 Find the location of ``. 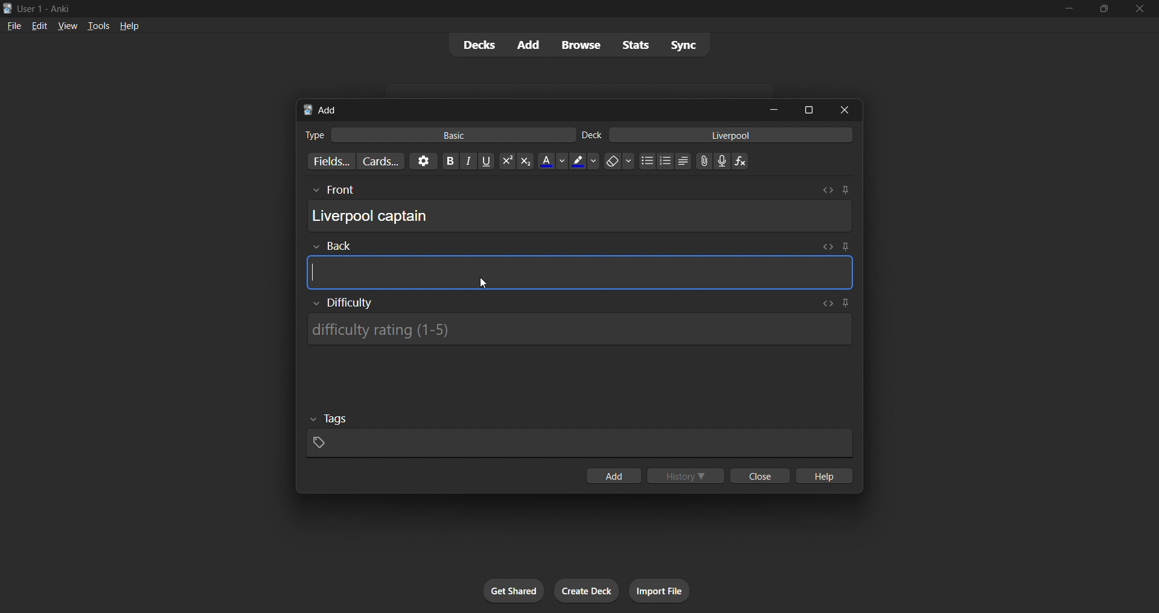

 is located at coordinates (332, 246).